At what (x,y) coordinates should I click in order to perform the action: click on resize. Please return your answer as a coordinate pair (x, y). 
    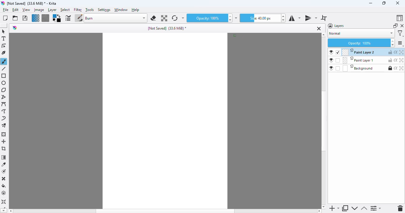
    Looking at the image, I should click on (383, 3).